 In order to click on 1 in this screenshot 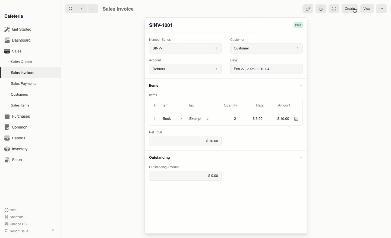, I will do `click(154, 118)`.